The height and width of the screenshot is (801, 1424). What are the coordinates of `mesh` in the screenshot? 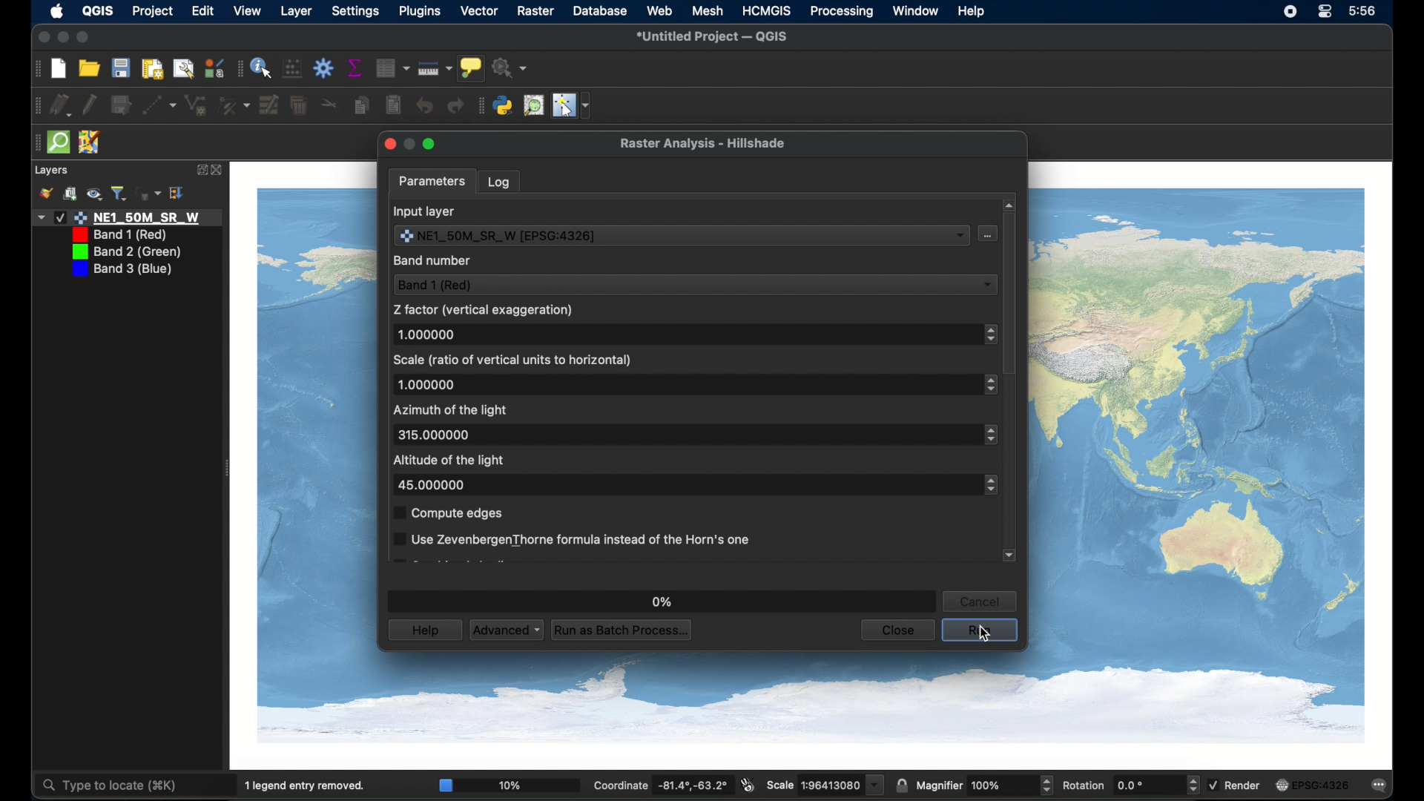 It's located at (707, 11).